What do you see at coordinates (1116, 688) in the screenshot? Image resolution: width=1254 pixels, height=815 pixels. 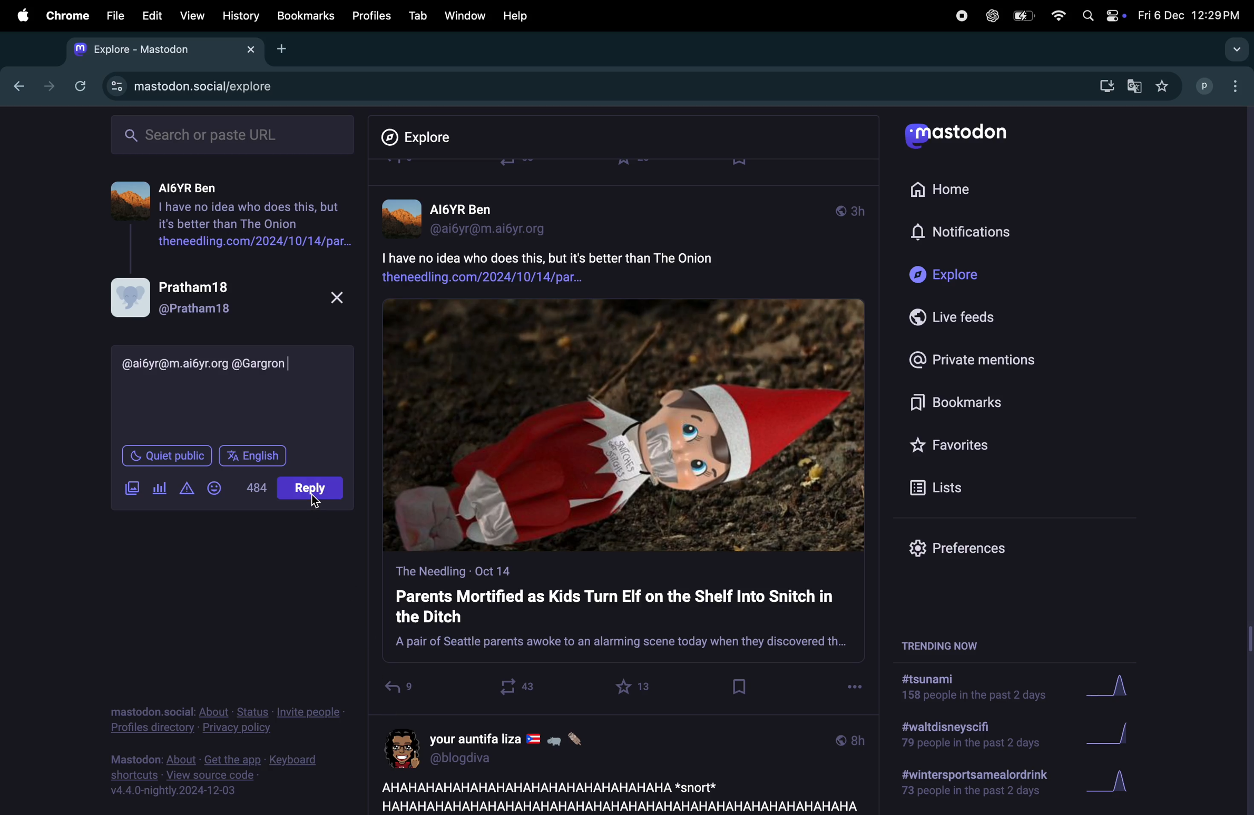 I see `graph` at bounding box center [1116, 688].